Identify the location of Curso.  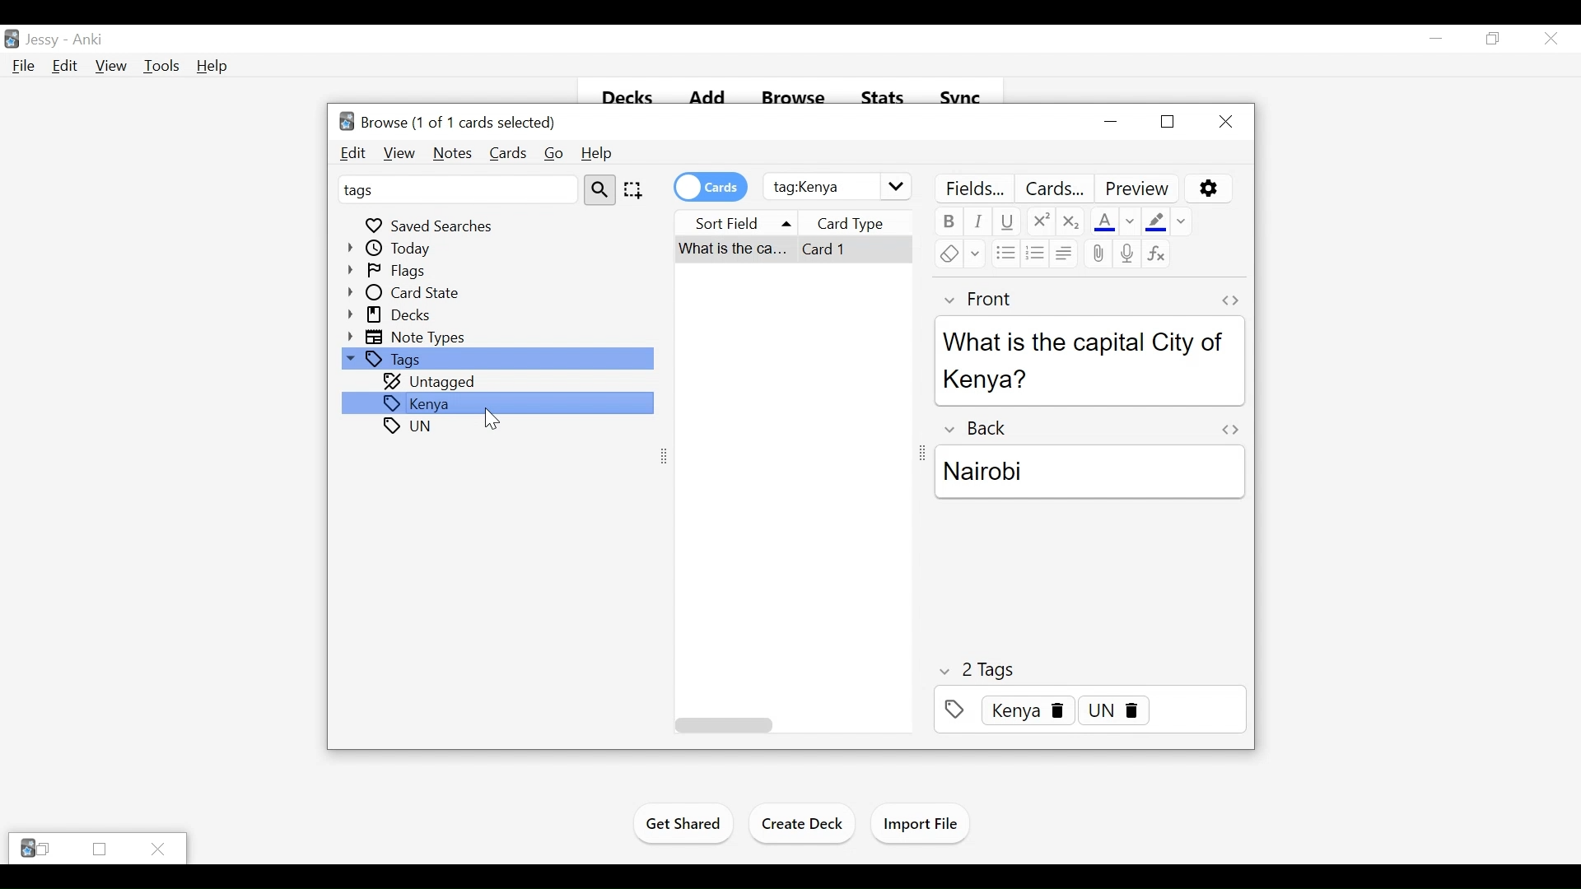
(492, 420).